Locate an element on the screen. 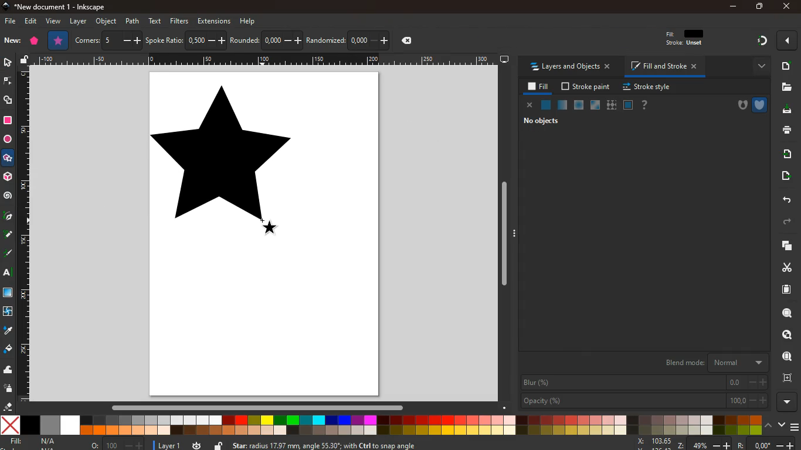  new is located at coordinates (12, 40).